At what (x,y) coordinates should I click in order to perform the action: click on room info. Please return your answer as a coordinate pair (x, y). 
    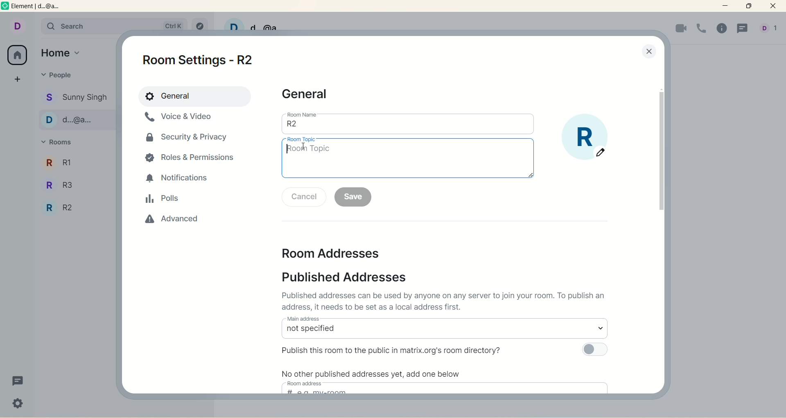
    Looking at the image, I should click on (723, 29).